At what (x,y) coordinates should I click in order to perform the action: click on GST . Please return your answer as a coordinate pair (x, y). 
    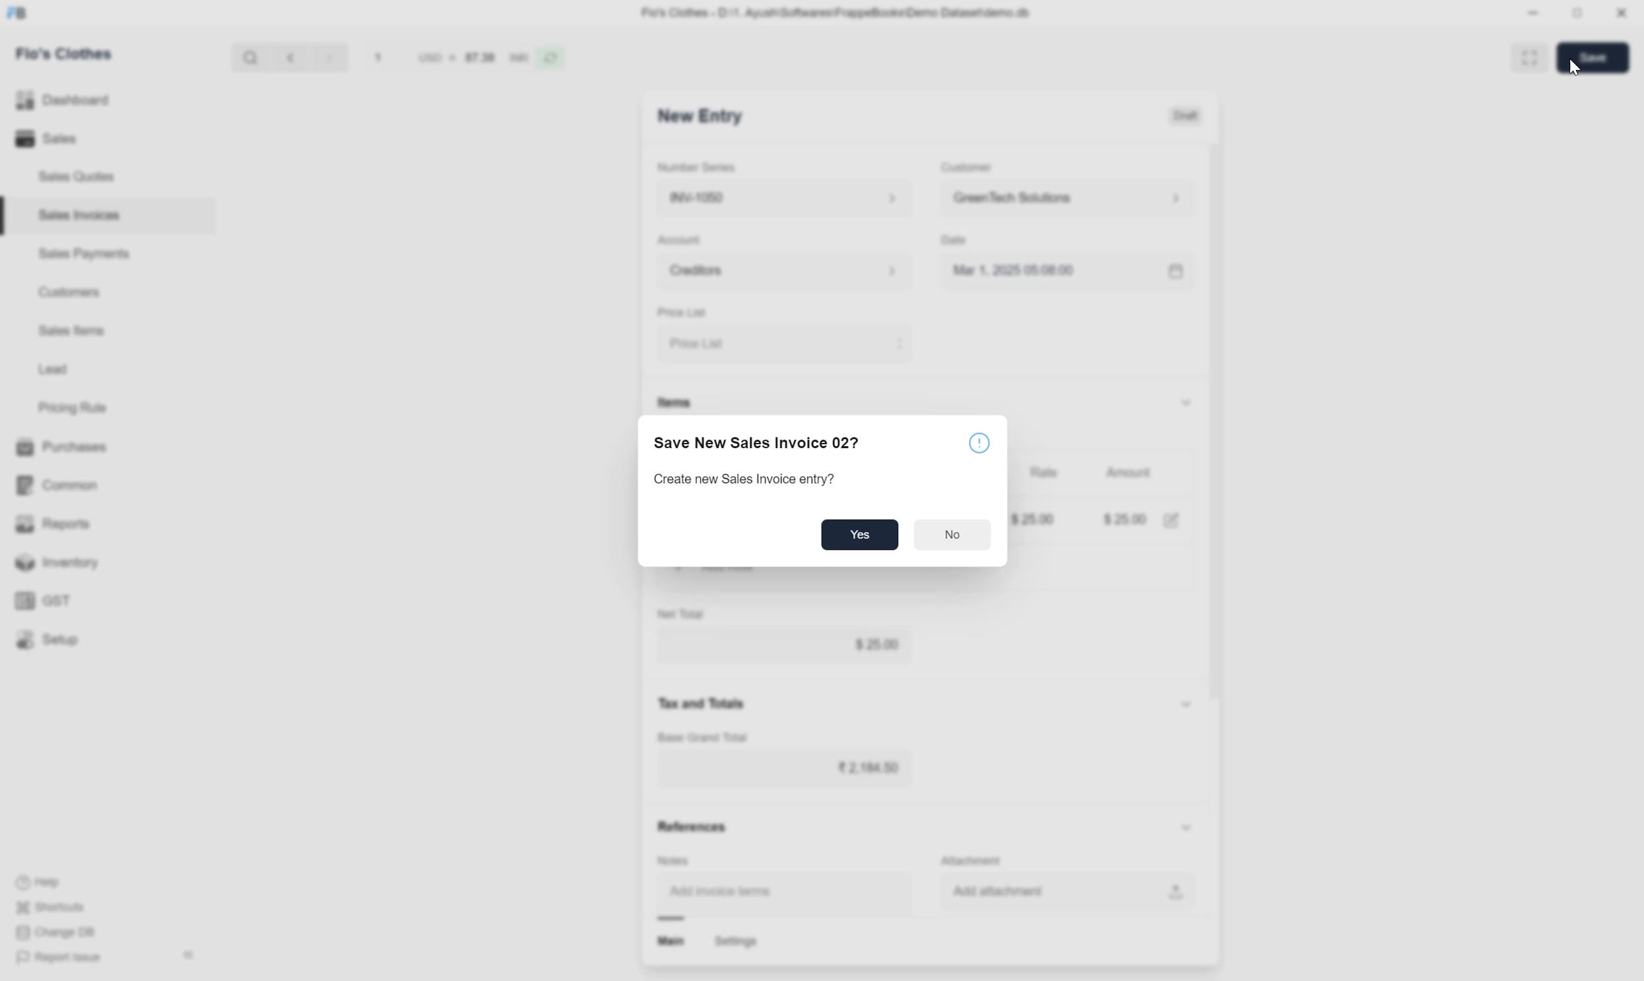
    Looking at the image, I should click on (92, 600).